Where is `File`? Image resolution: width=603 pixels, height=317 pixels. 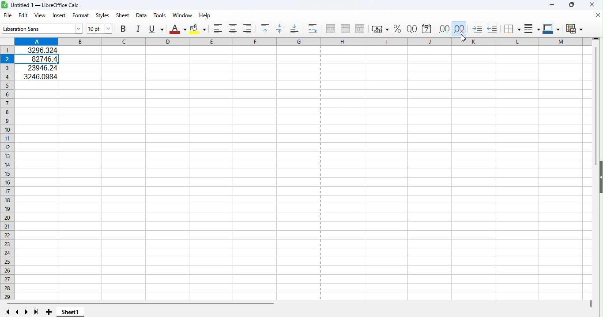 File is located at coordinates (8, 15).